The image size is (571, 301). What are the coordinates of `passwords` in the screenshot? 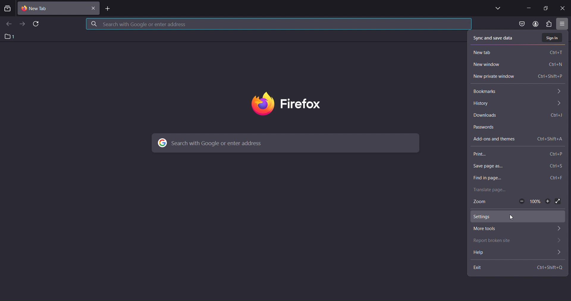 It's located at (517, 126).